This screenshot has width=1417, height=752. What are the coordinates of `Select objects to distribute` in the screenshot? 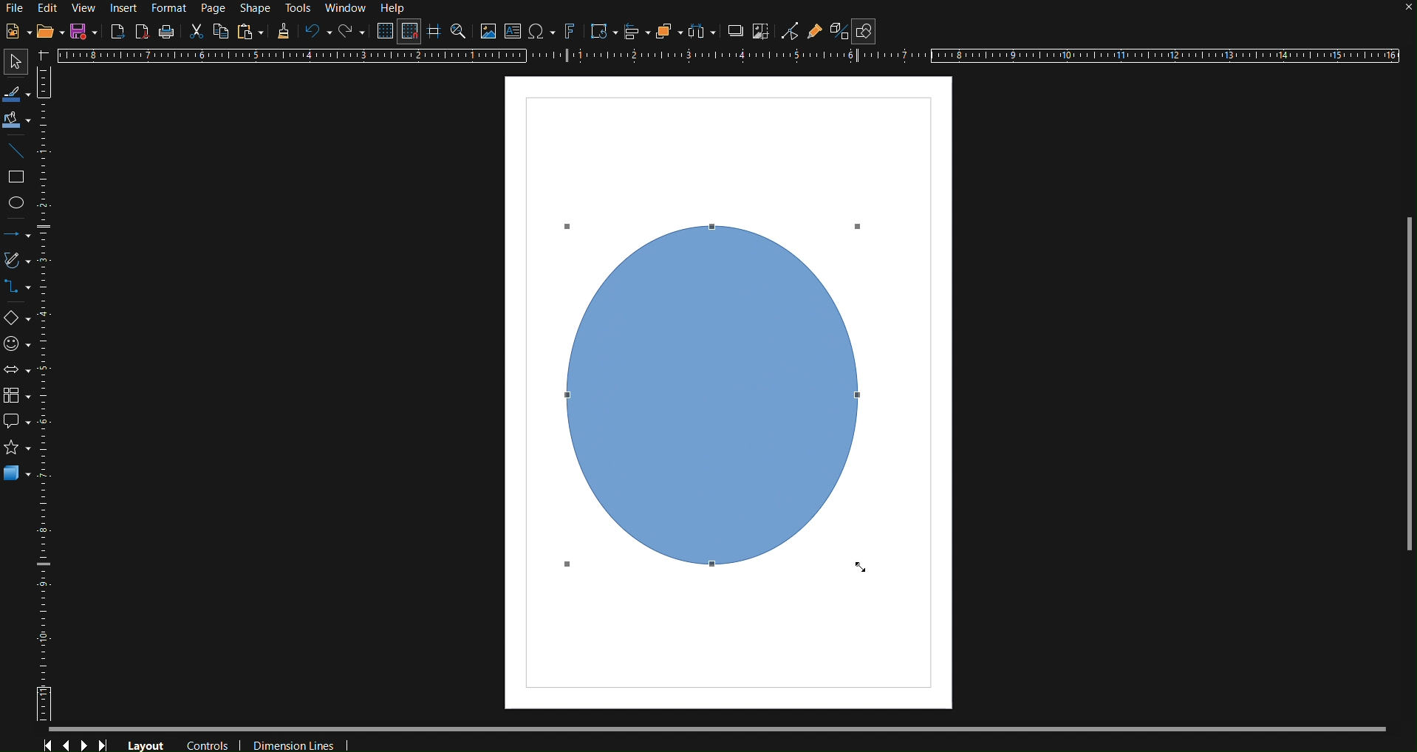 It's located at (702, 33).